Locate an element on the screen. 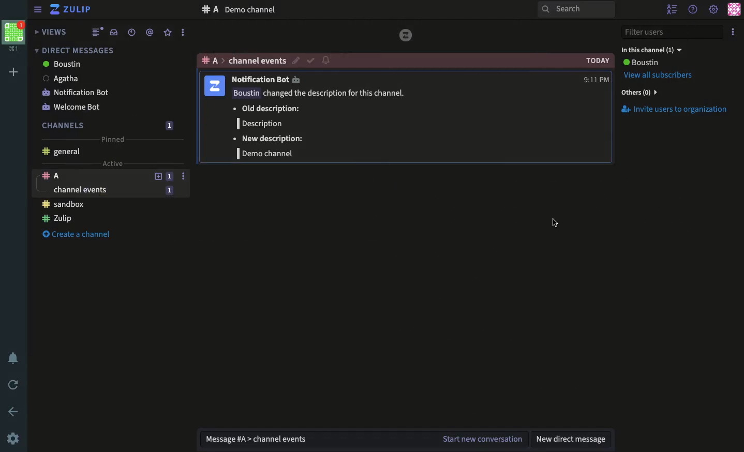  boustin is located at coordinates (63, 64).